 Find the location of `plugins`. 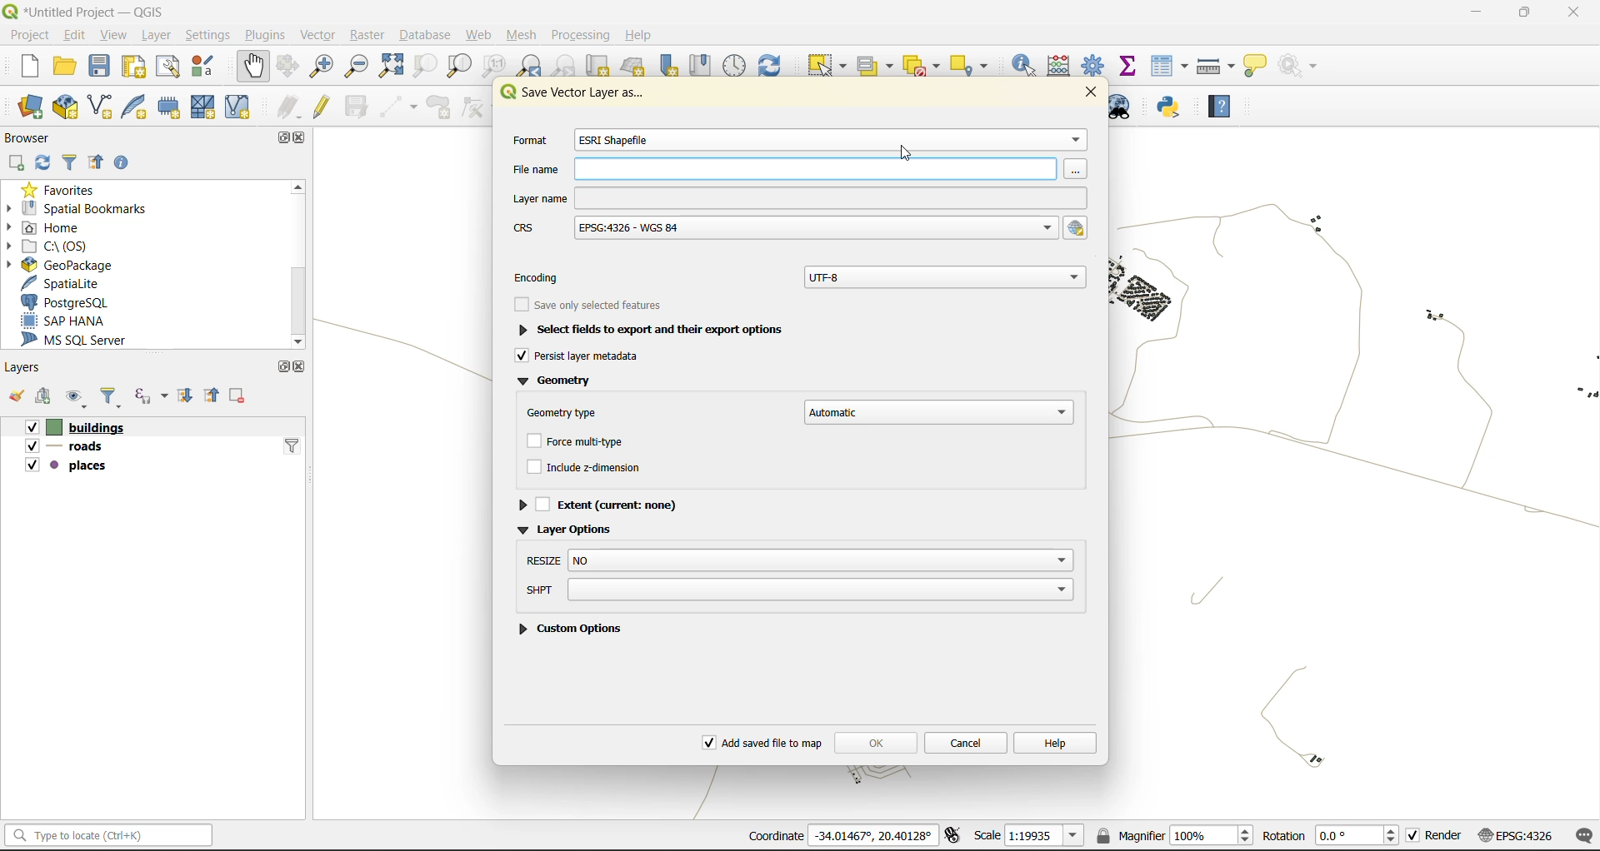

plugins is located at coordinates (270, 34).